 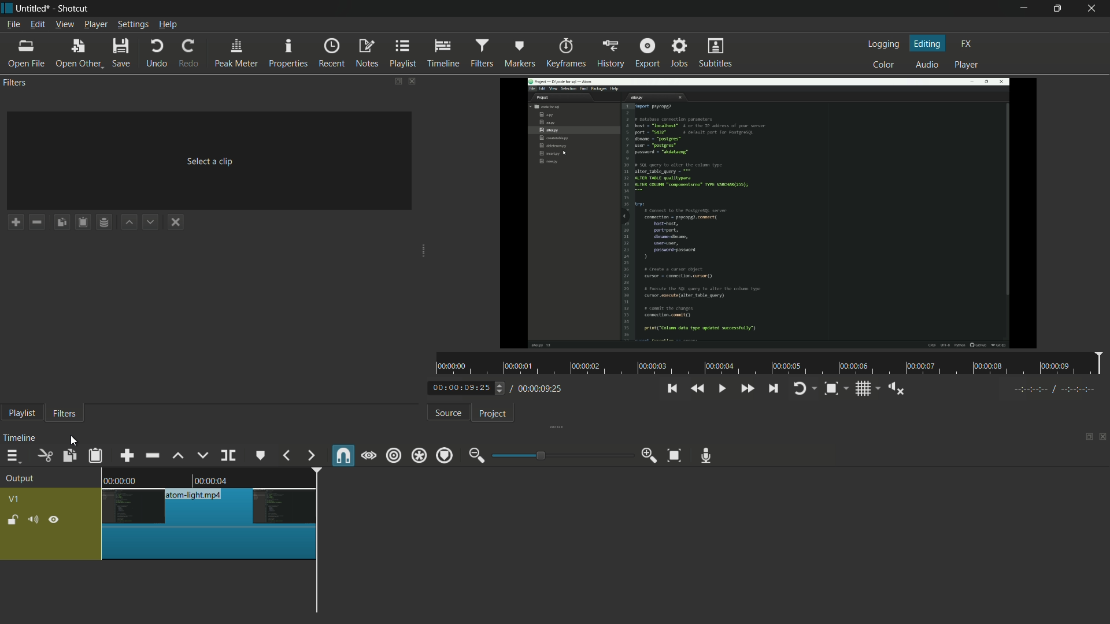 I want to click on export, so click(x=647, y=51).